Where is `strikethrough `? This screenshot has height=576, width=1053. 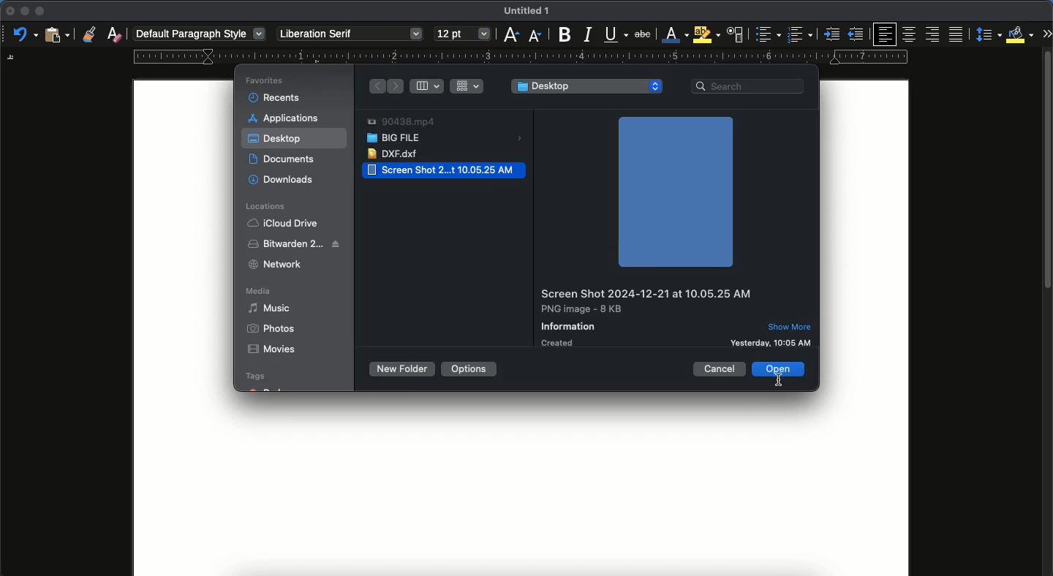 strikethrough  is located at coordinates (643, 34).